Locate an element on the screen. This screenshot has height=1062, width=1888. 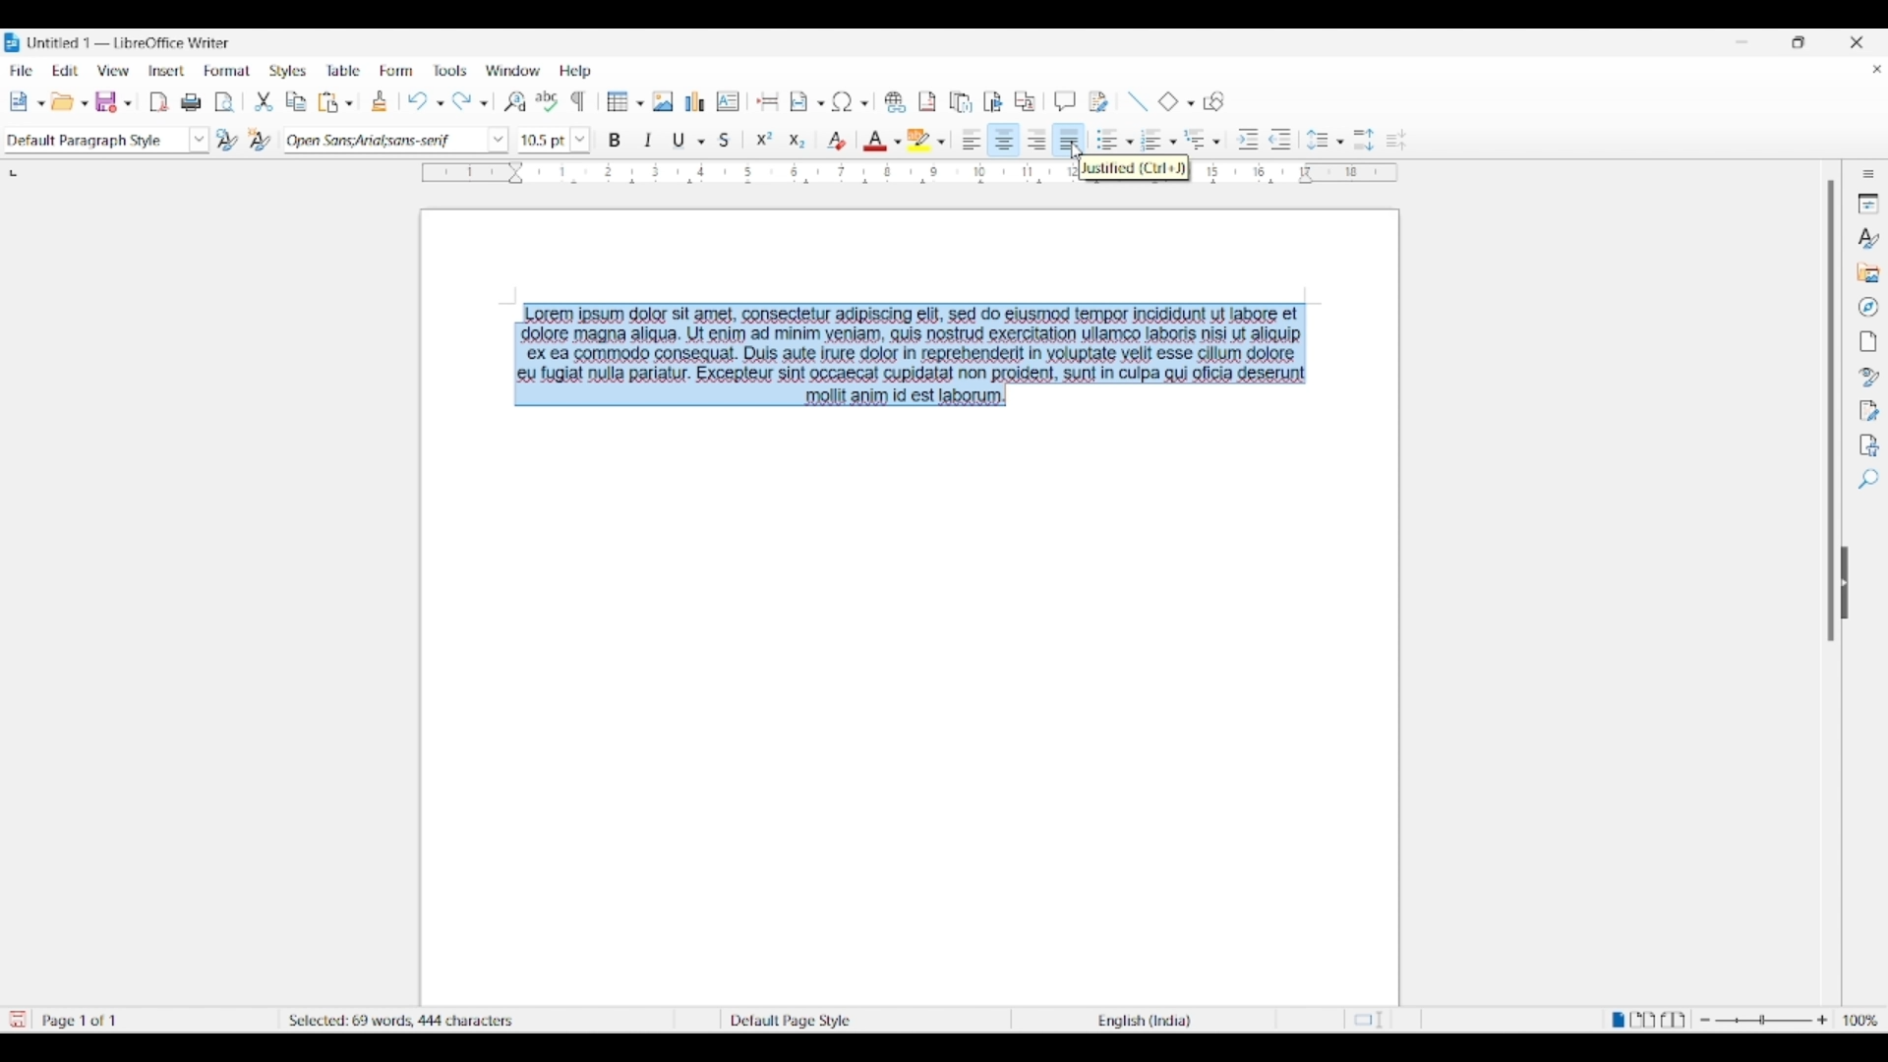
Page is located at coordinates (1867, 341).